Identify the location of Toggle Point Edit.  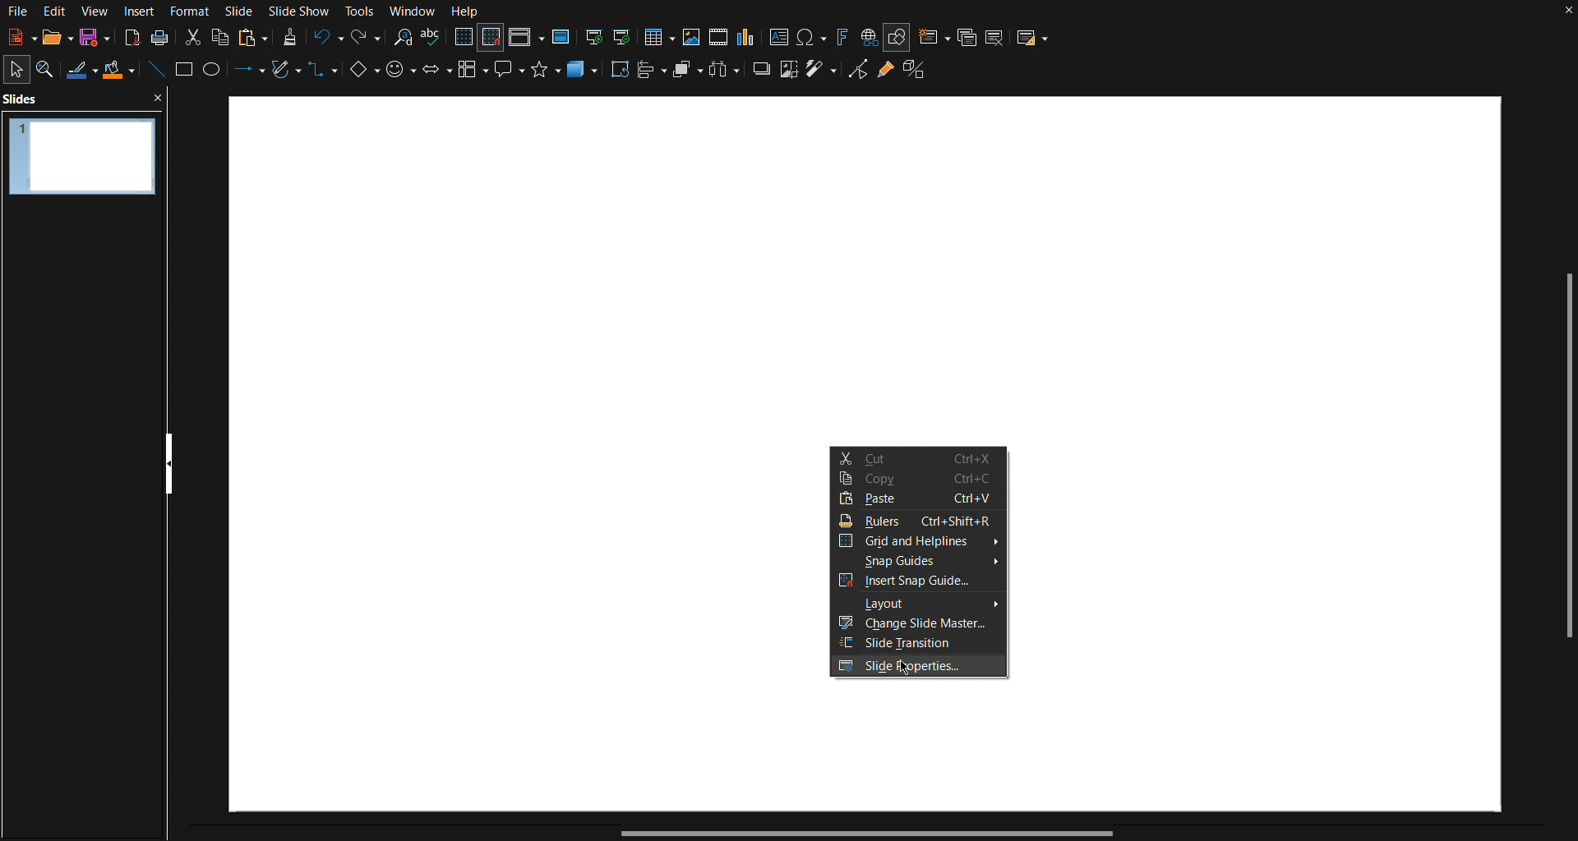
(856, 75).